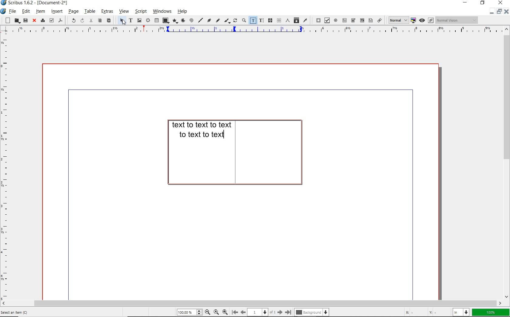 This screenshot has width=510, height=317. Describe the element at coordinates (490, 312) in the screenshot. I see `zoom factor` at that location.